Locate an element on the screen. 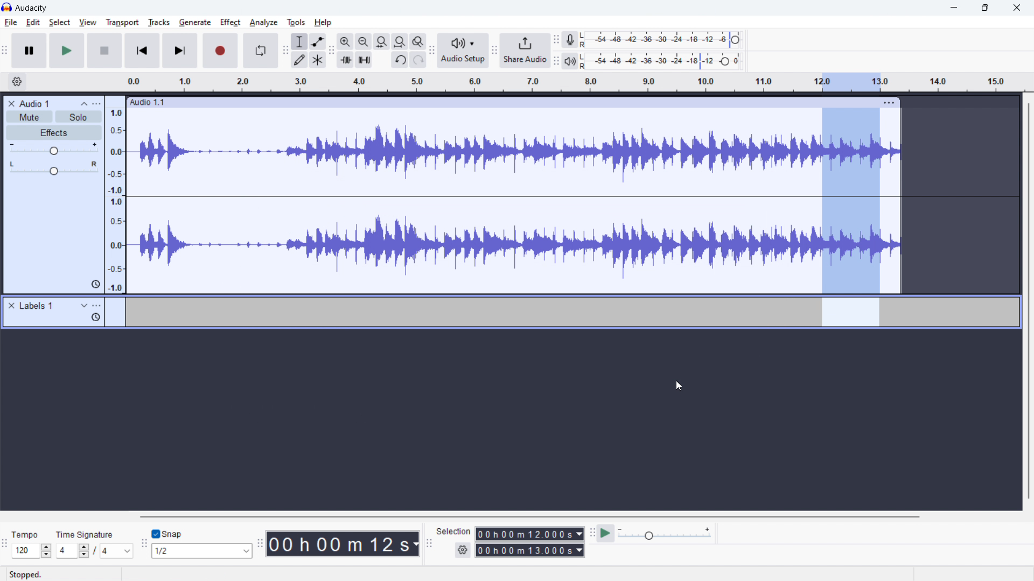 This screenshot has height=581, width=1034. stopped. is located at coordinates (32, 573).